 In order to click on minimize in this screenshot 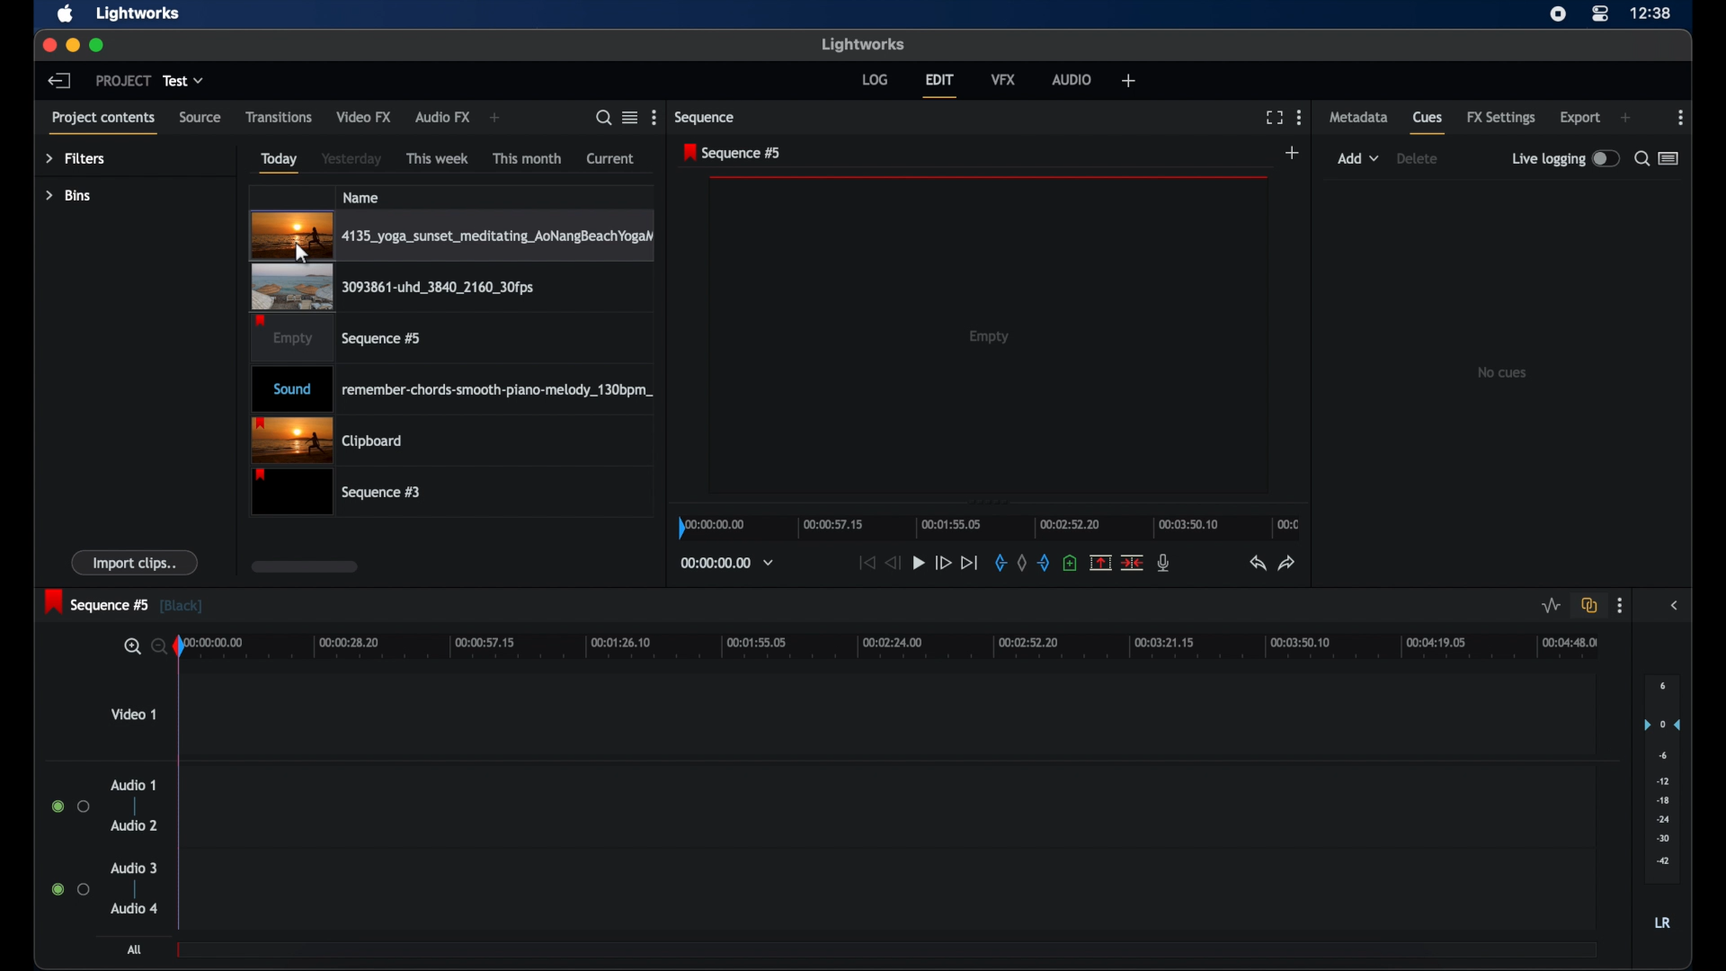, I will do `click(74, 45)`.